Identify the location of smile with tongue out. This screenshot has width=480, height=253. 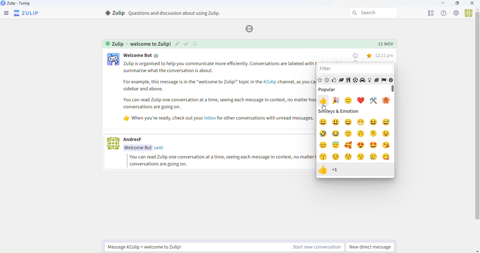
(387, 157).